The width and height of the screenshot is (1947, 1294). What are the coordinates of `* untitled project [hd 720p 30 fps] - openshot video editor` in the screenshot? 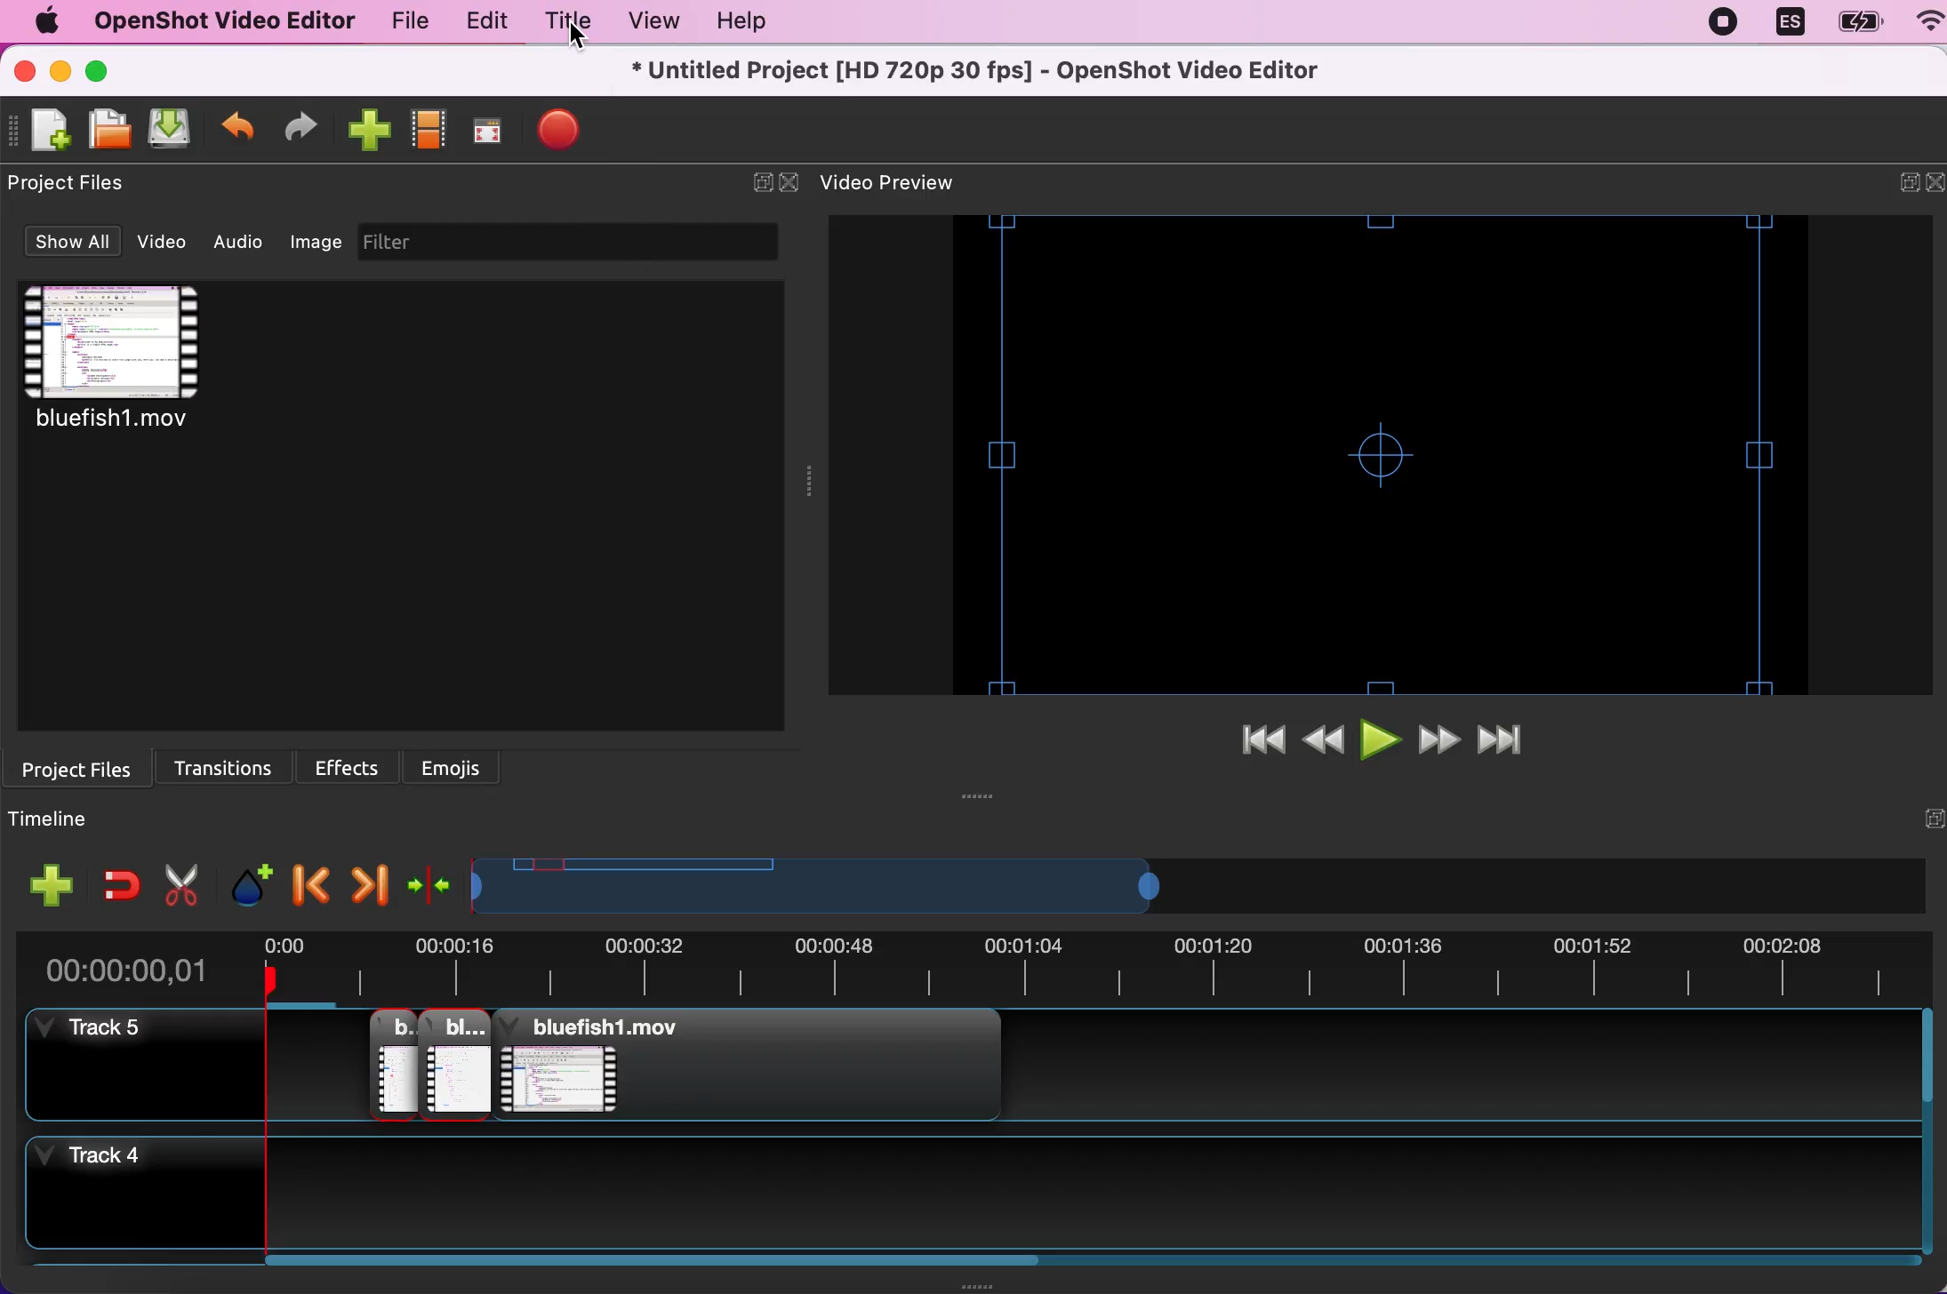 It's located at (1006, 68).